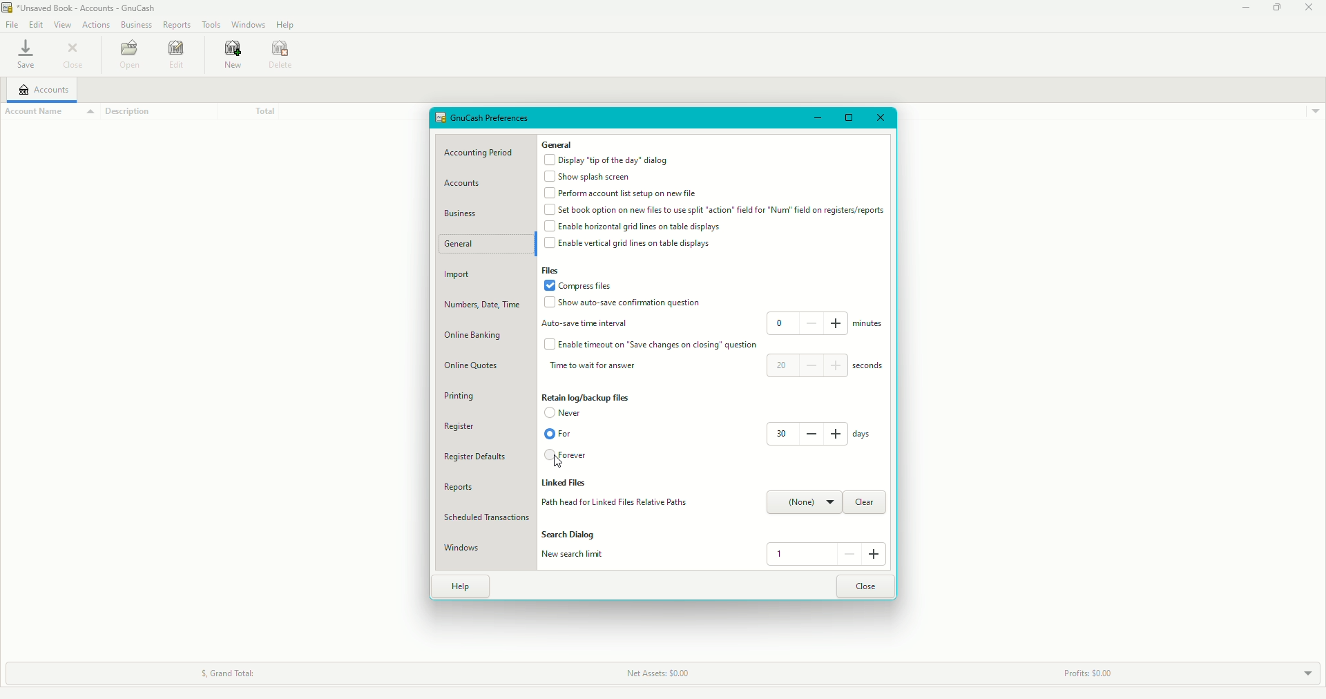  I want to click on Date, so click(283, 55).